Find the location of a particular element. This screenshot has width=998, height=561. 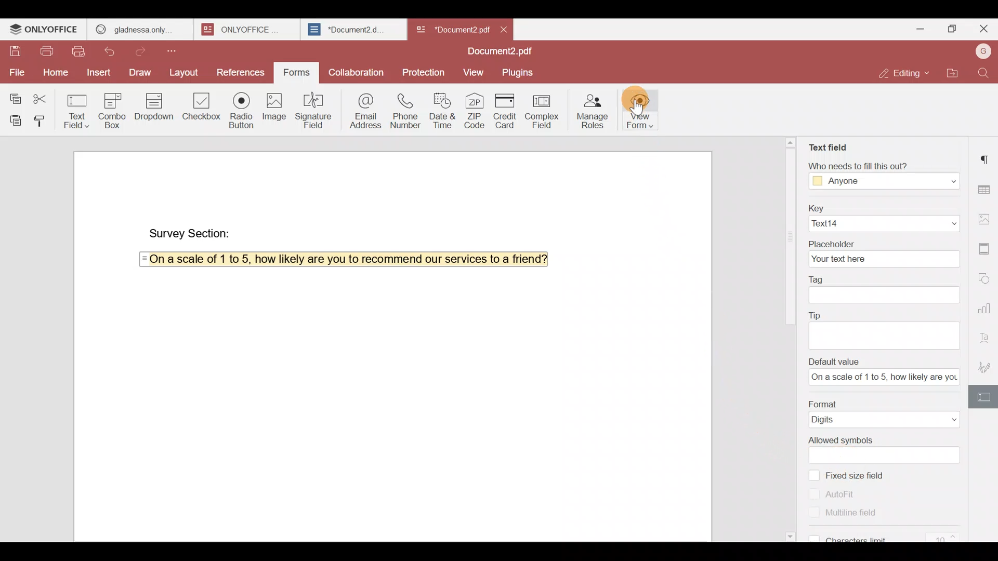

Redo is located at coordinates (144, 50).